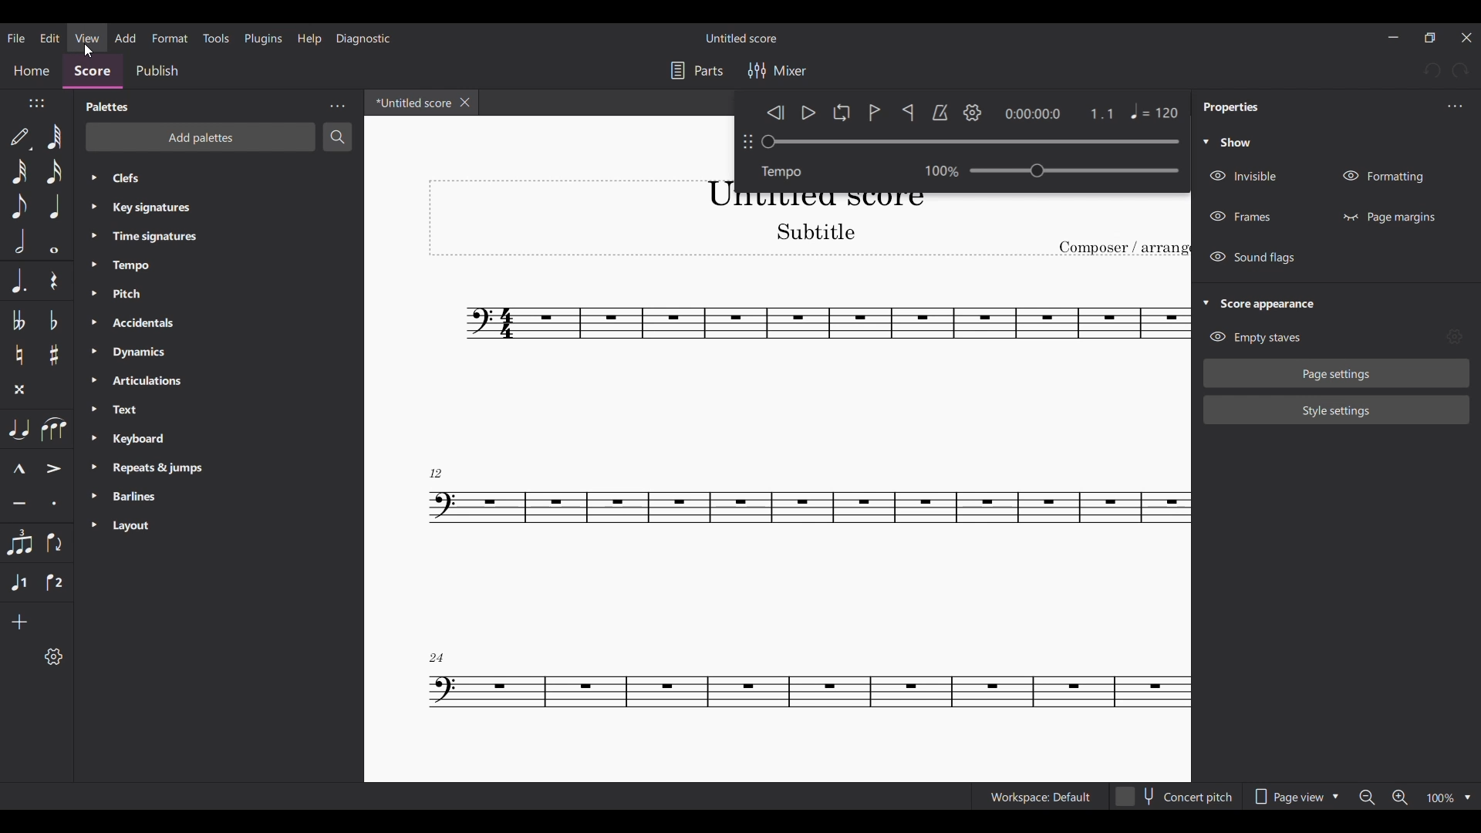 The height and width of the screenshot is (833, 1481). Describe the element at coordinates (93, 74) in the screenshot. I see `Score` at that location.